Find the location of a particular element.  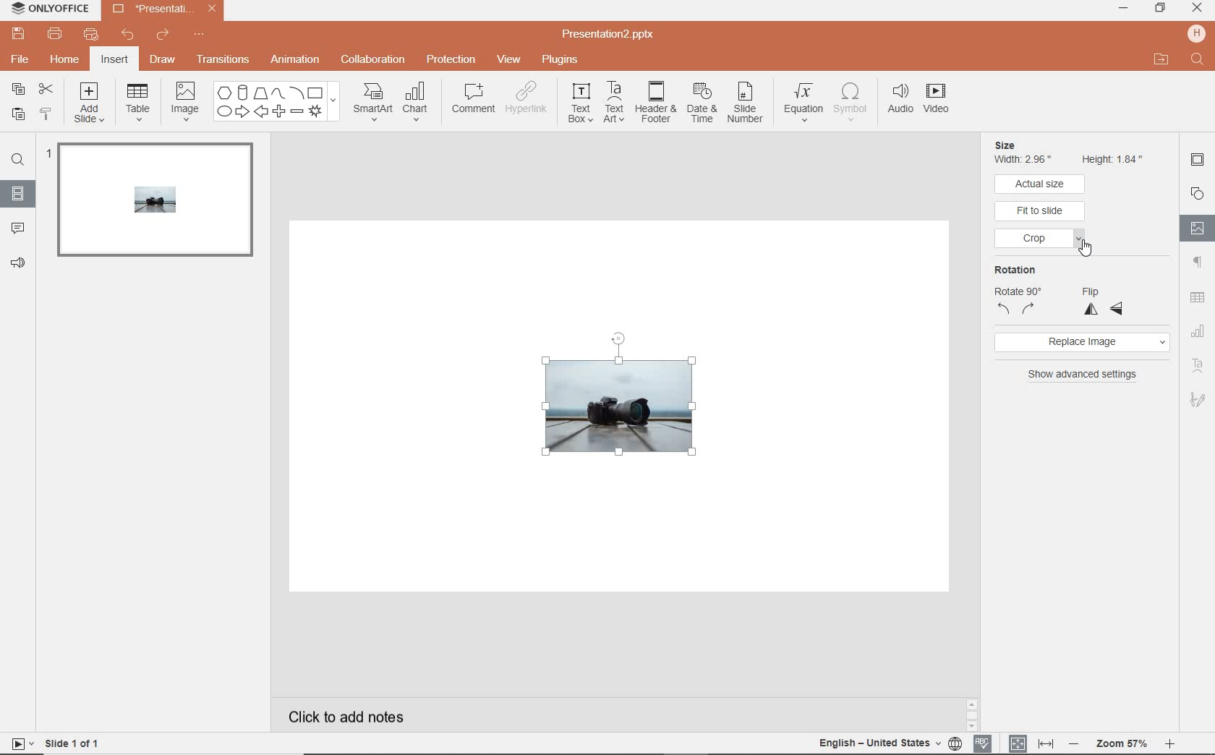

Presentation2.pptx is located at coordinates (621, 33).